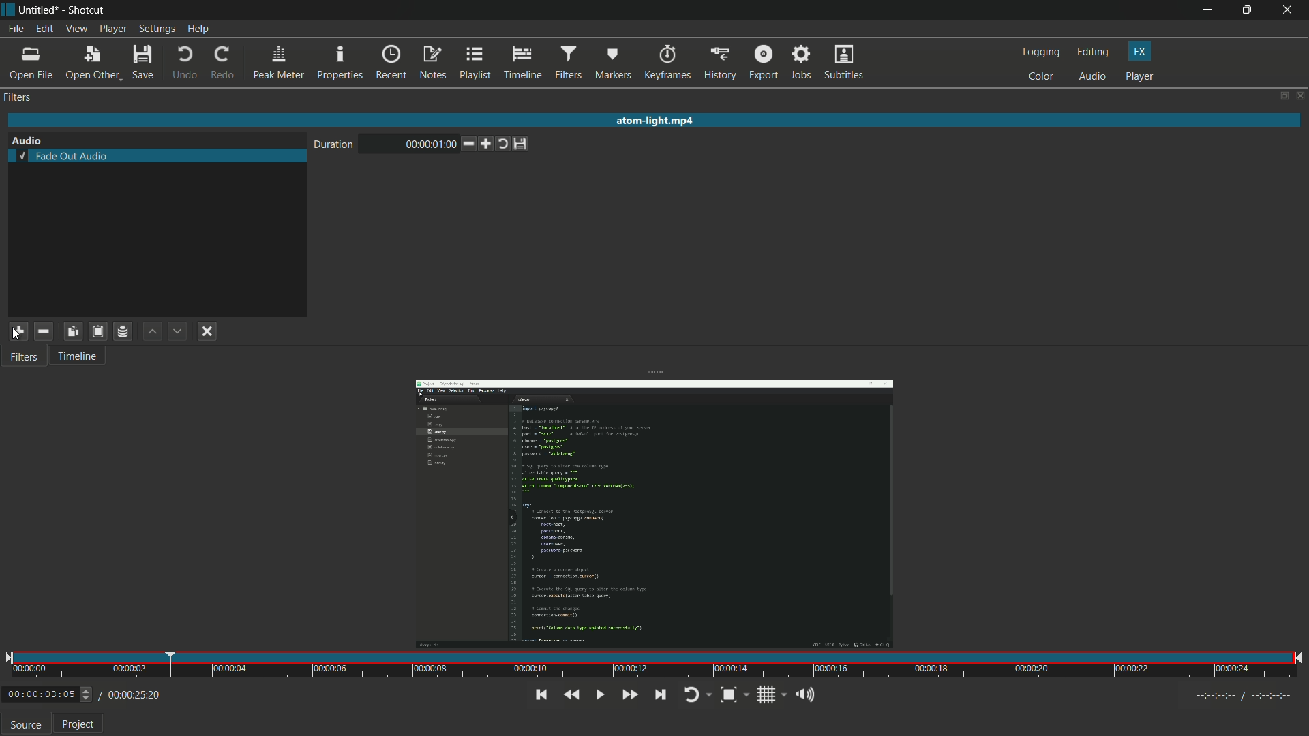  Describe the element at coordinates (340, 63) in the screenshot. I see `properties` at that location.